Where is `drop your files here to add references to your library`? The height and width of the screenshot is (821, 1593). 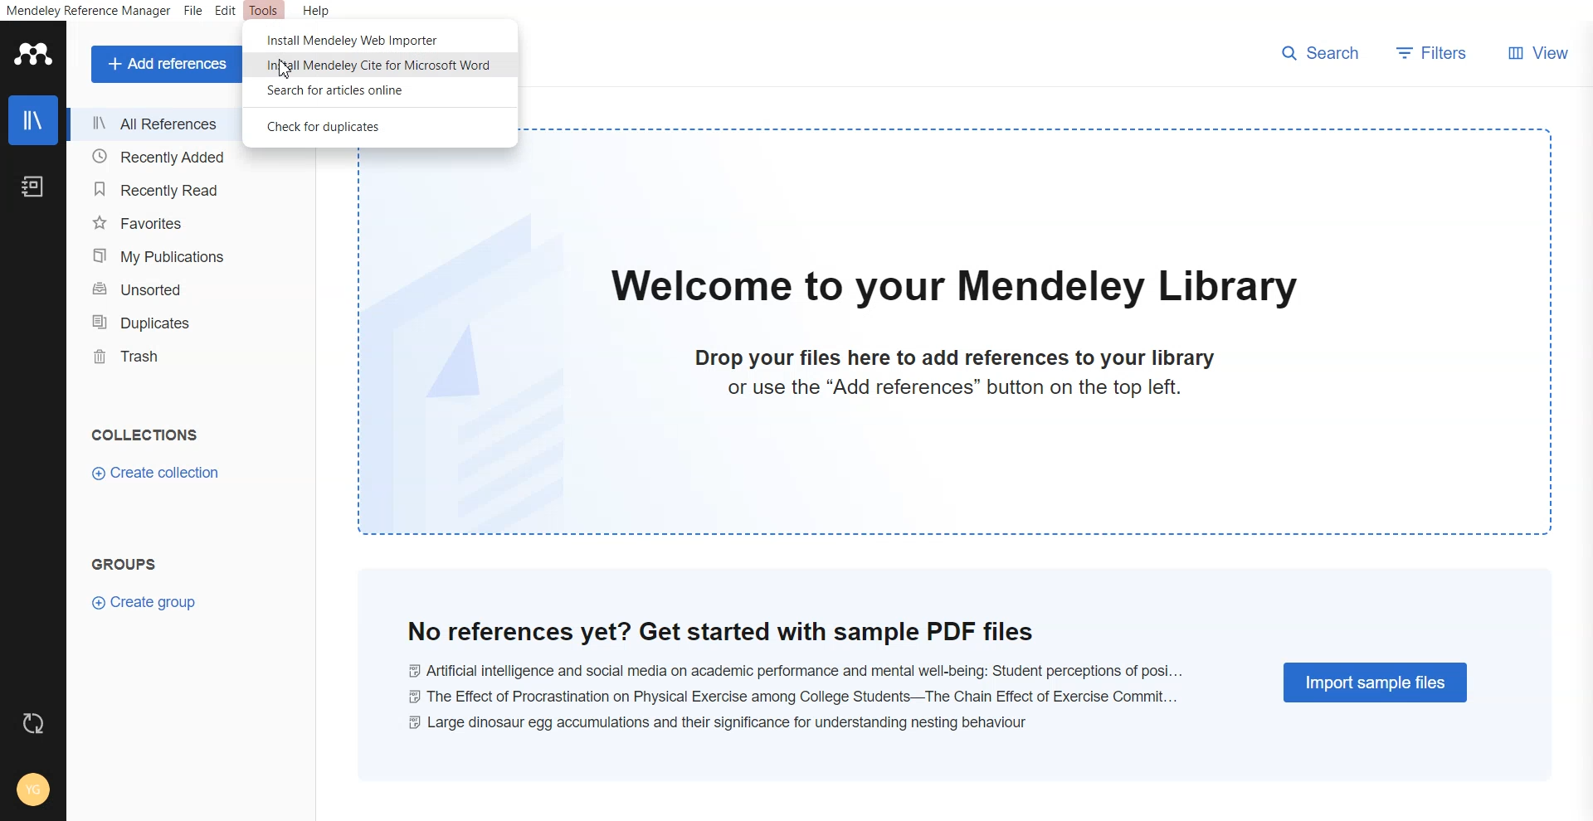
drop your files here to add references to your library is located at coordinates (956, 358).